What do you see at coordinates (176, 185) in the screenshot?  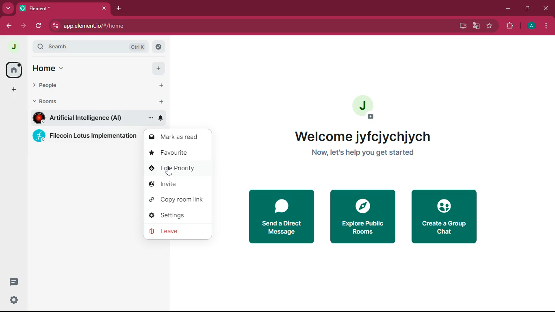 I see `invite` at bounding box center [176, 185].